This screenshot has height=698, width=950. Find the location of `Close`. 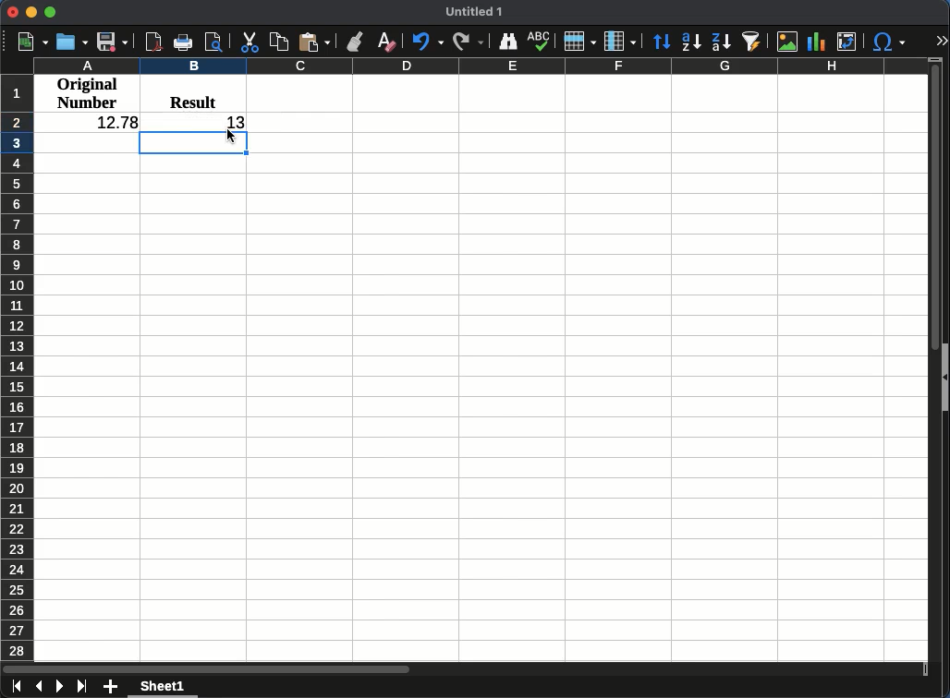

Close is located at coordinates (13, 12).